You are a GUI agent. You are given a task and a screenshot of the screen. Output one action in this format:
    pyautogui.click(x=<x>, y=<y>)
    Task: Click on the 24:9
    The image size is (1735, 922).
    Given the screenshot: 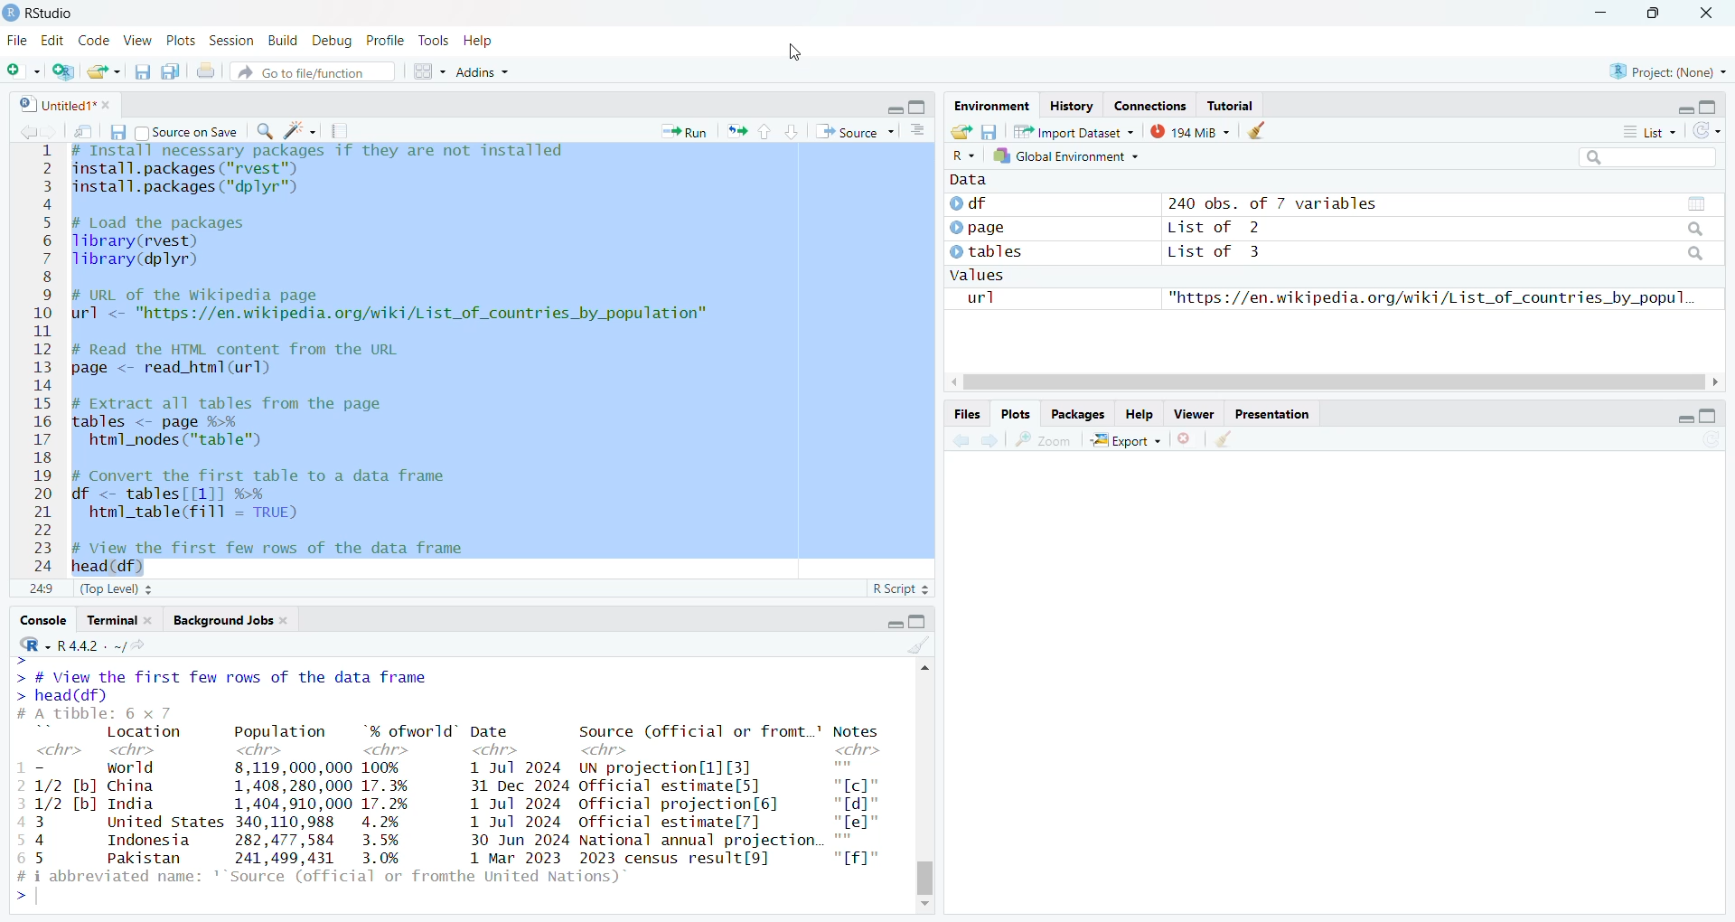 What is the action you would take?
    pyautogui.click(x=42, y=588)
    